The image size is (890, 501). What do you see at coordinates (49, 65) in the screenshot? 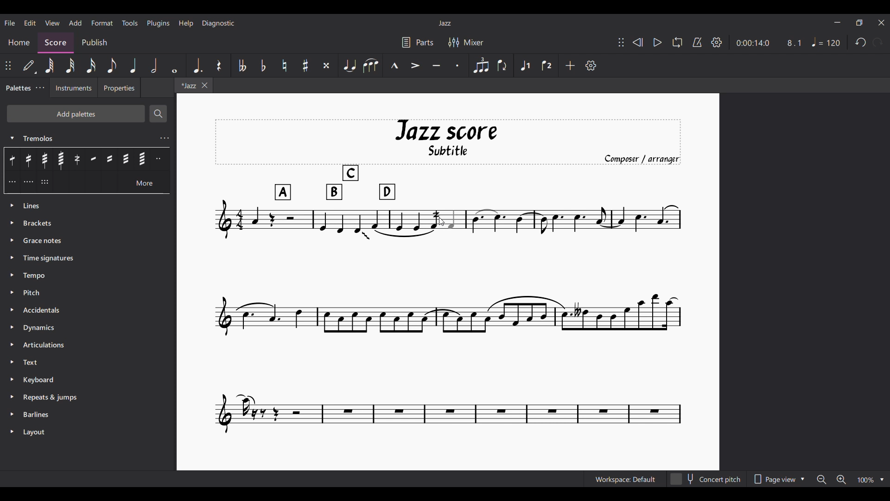
I see `64th note` at bounding box center [49, 65].